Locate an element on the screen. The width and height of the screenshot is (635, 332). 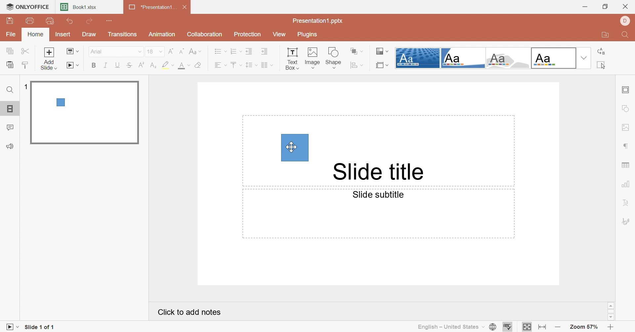
Slide Title is located at coordinates (378, 173).